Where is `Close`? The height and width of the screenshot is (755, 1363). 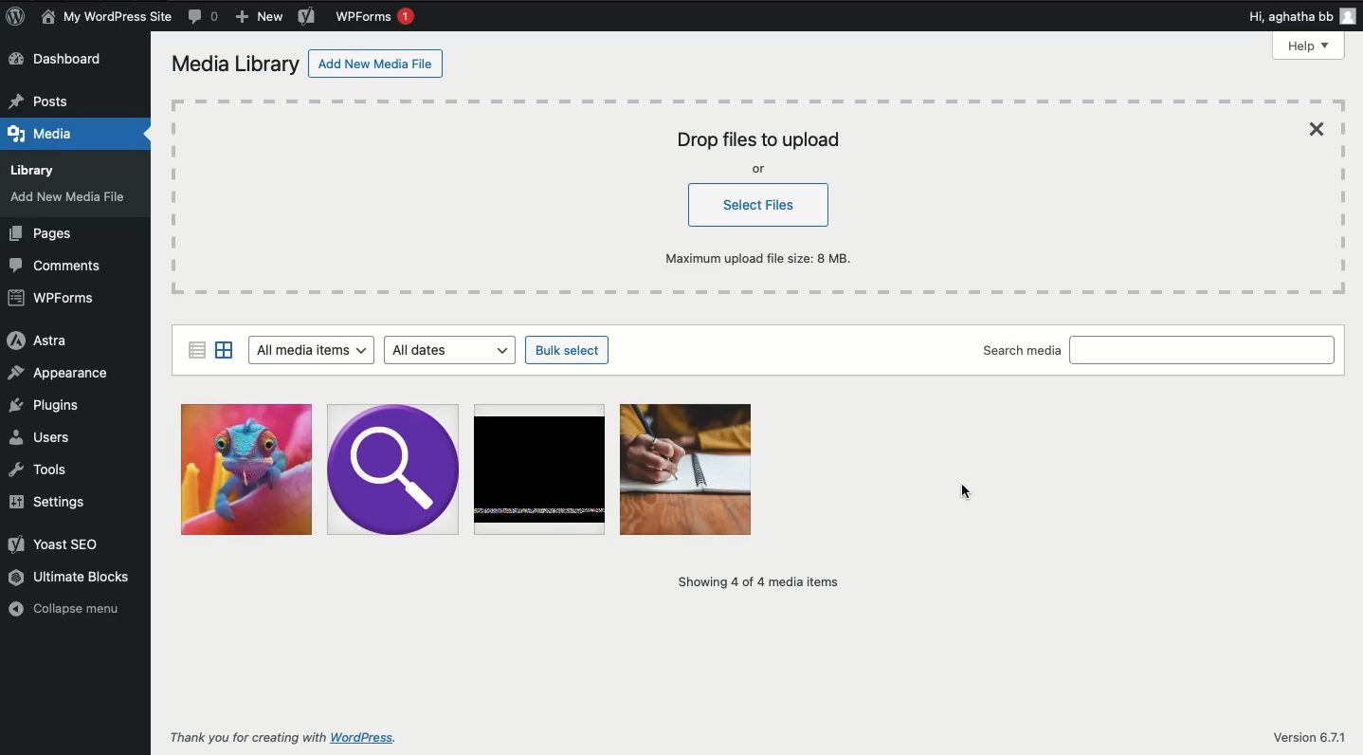
Close is located at coordinates (1320, 129).